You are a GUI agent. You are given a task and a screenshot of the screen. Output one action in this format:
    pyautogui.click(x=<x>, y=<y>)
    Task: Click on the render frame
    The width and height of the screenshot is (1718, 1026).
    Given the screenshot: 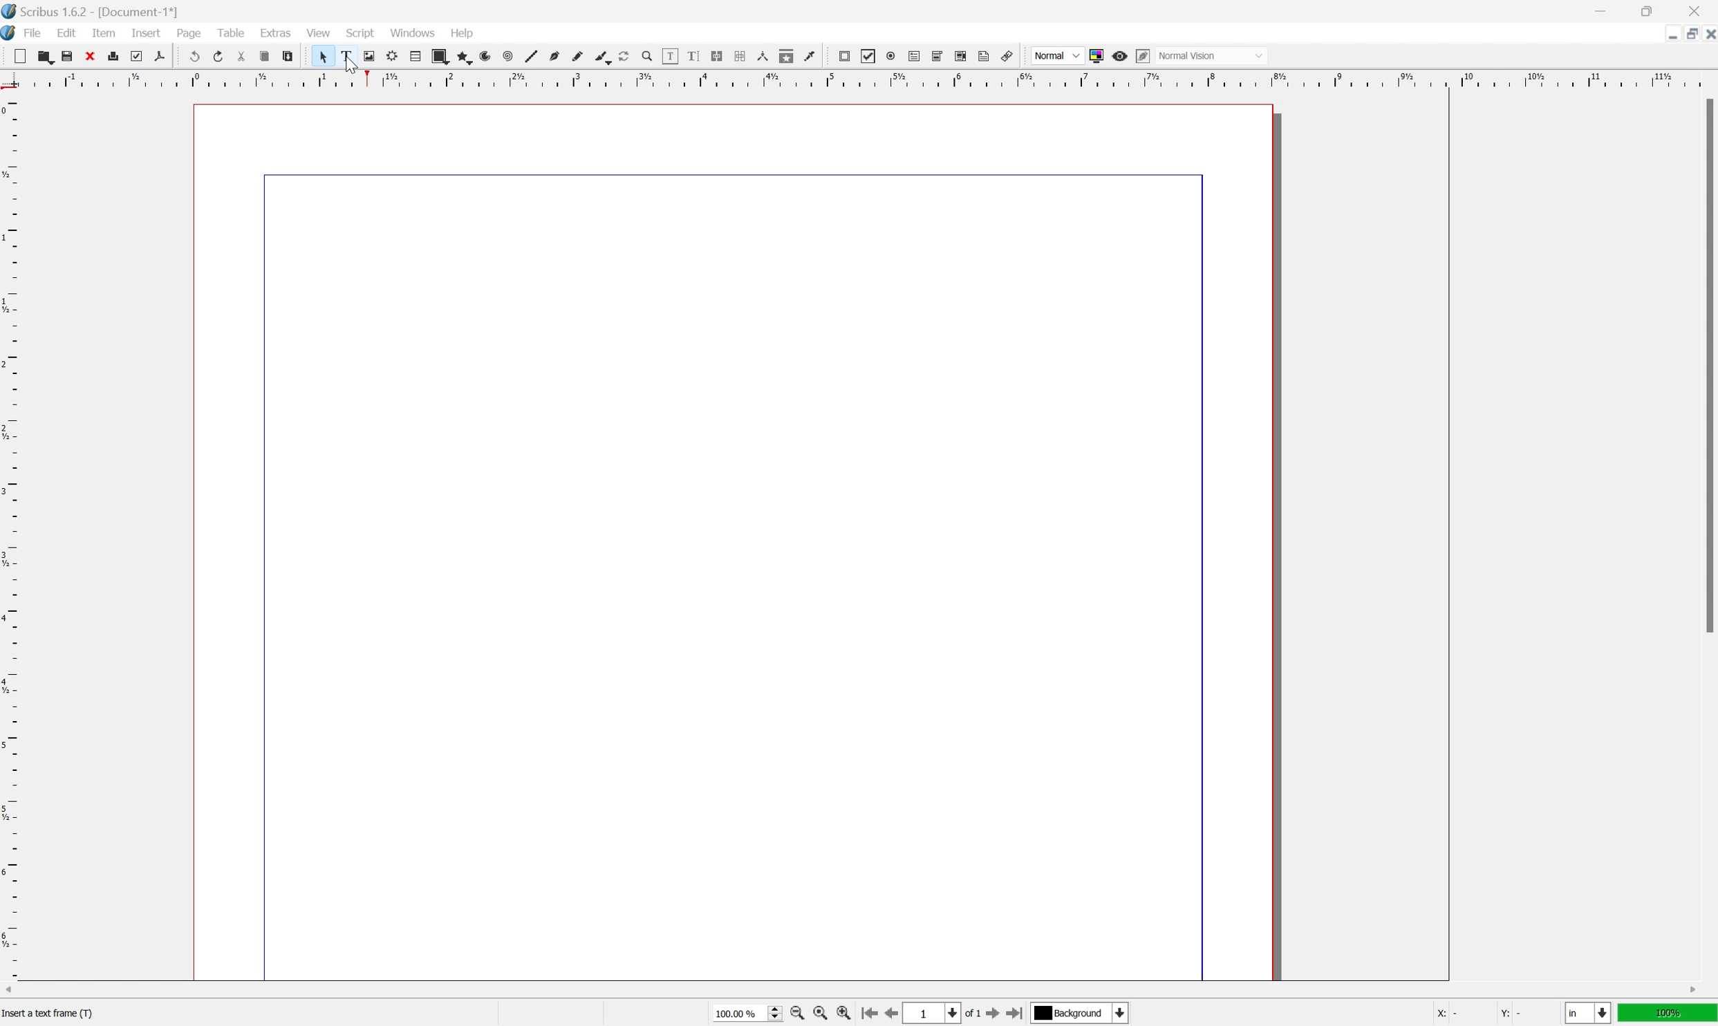 What is the action you would take?
    pyautogui.click(x=391, y=55)
    